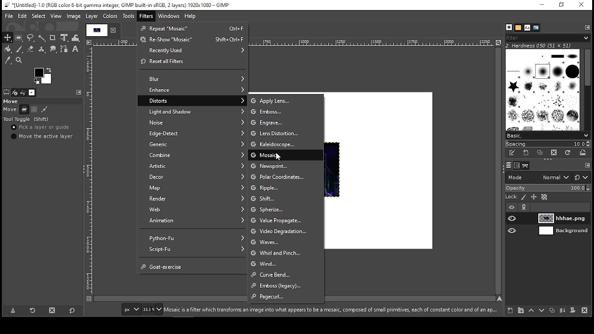 The width and height of the screenshot is (594, 334). I want to click on paint bucket tool, so click(9, 49).